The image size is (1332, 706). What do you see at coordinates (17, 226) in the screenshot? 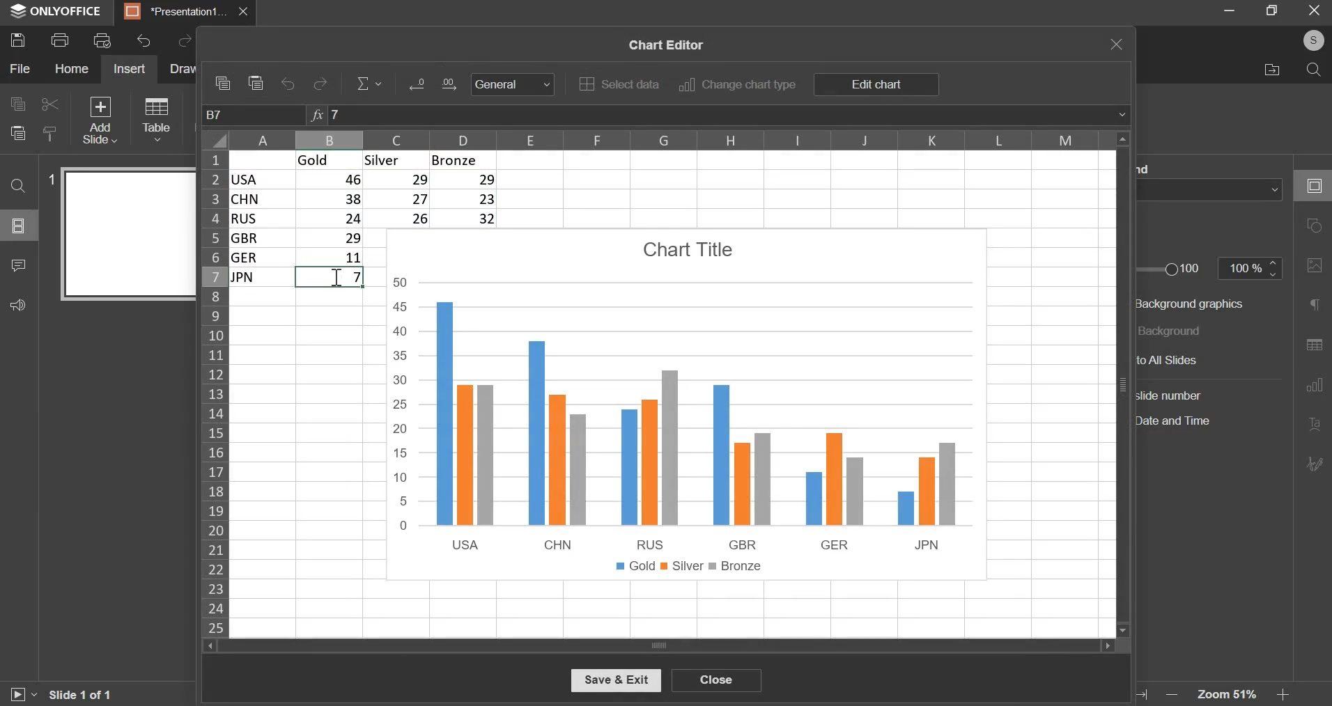
I see `slide menu` at bounding box center [17, 226].